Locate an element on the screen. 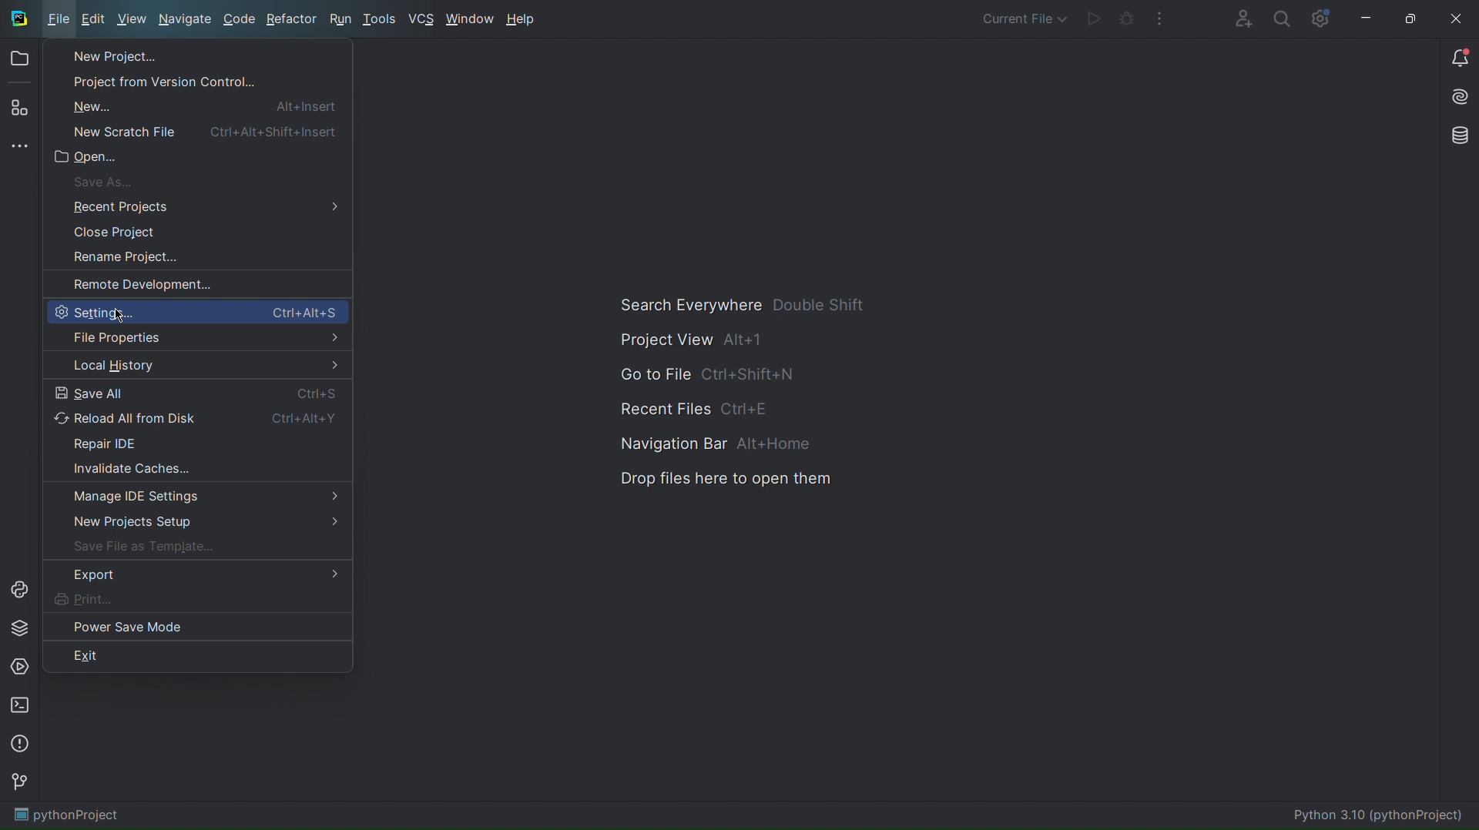 The image size is (1479, 830). Recent Projects is located at coordinates (109, 206).